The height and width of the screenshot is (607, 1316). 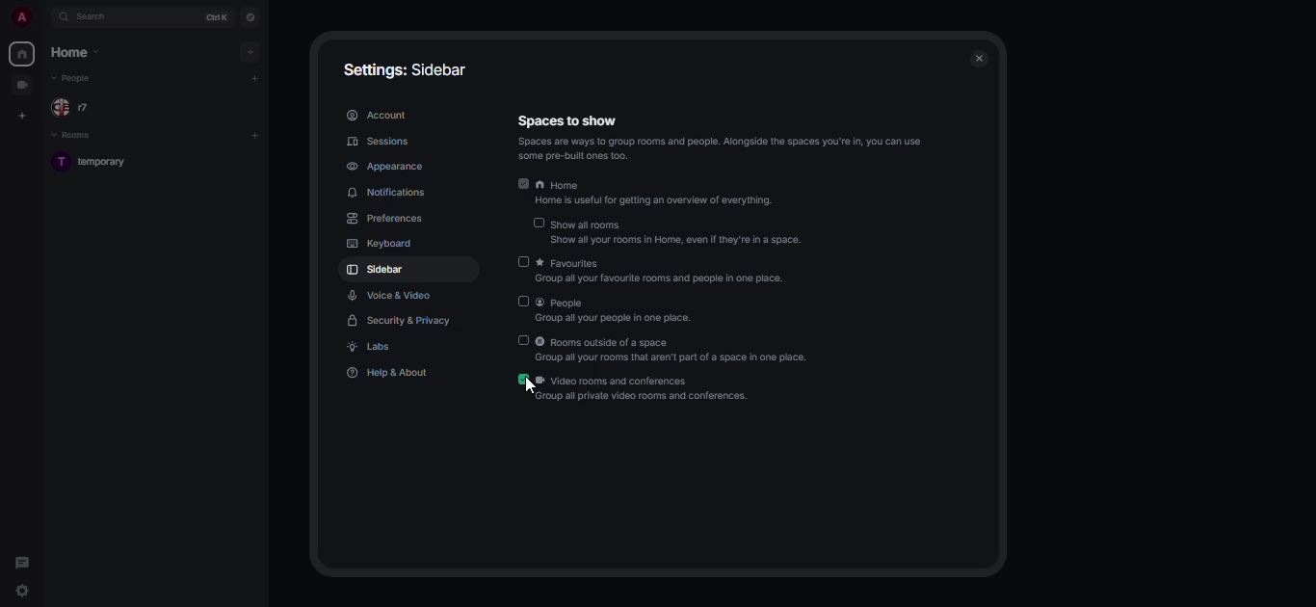 I want to click on video group, so click(x=23, y=84).